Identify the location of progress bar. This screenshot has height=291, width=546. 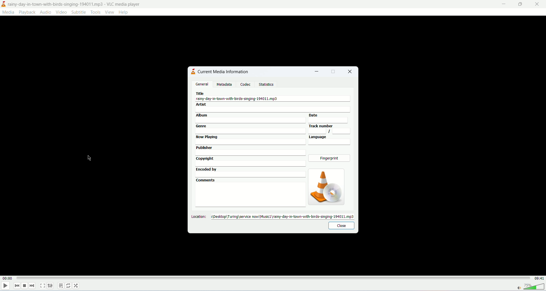
(273, 276).